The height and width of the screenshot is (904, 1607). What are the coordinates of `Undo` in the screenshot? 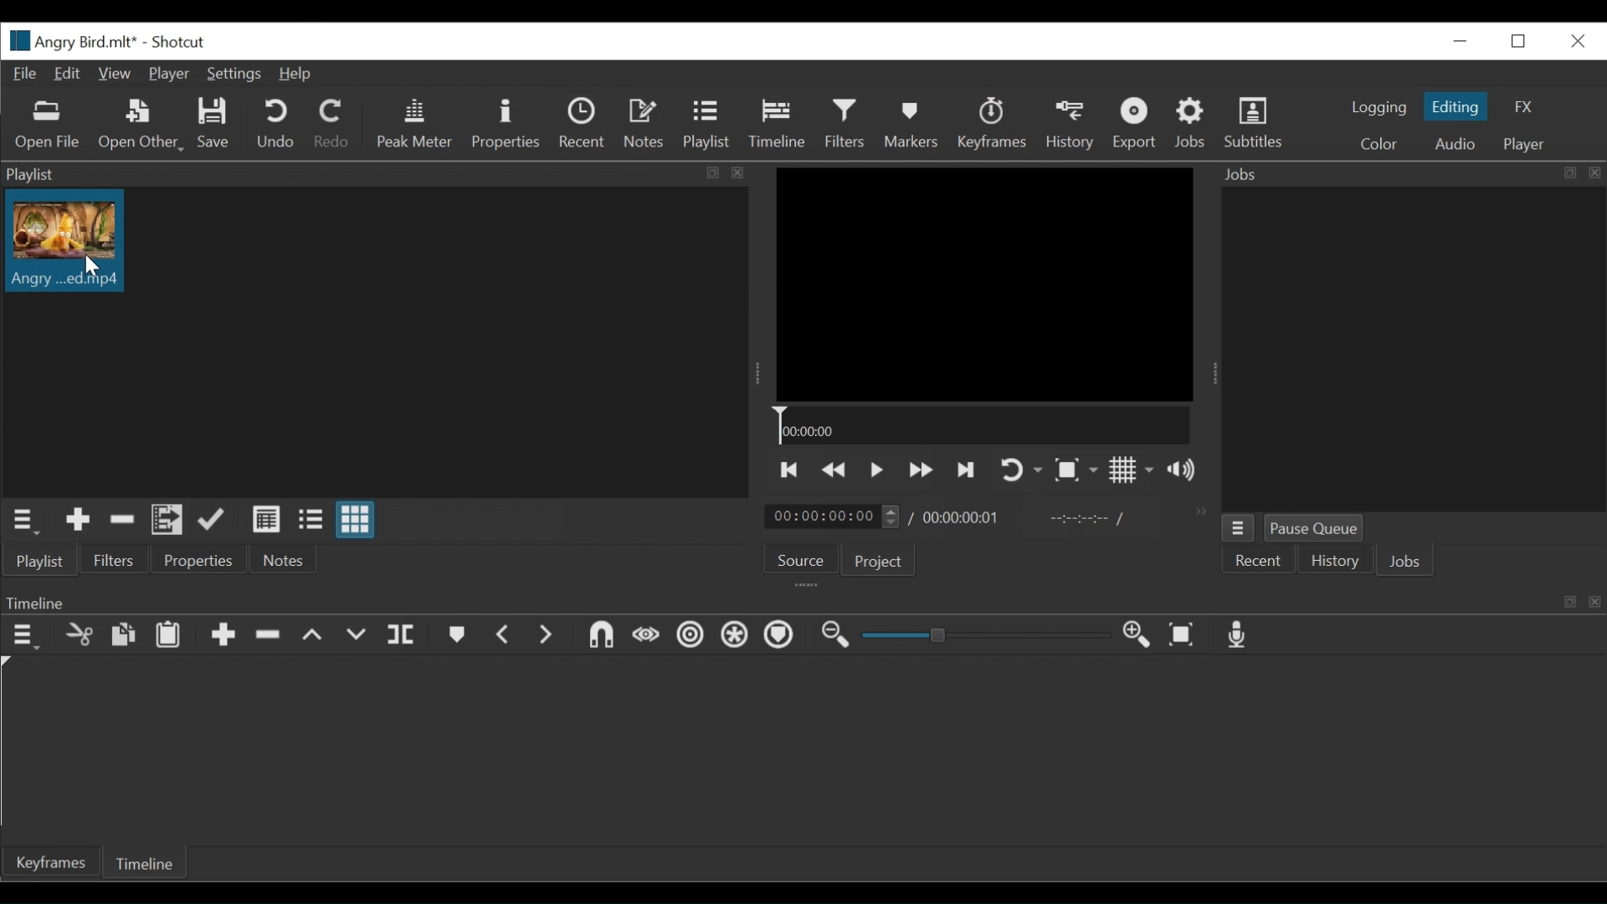 It's located at (275, 124).